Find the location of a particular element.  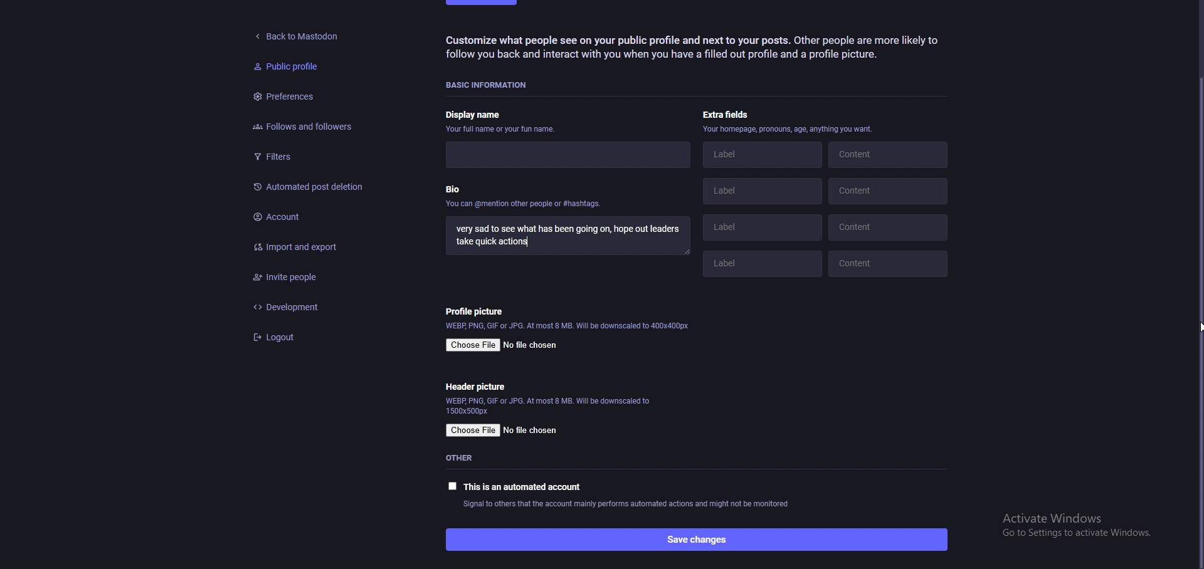

Automated post deletion is located at coordinates (310, 185).